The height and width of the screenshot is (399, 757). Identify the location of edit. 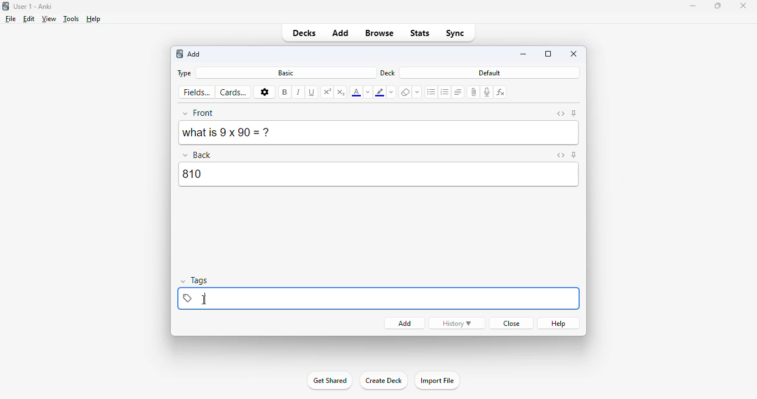
(29, 19).